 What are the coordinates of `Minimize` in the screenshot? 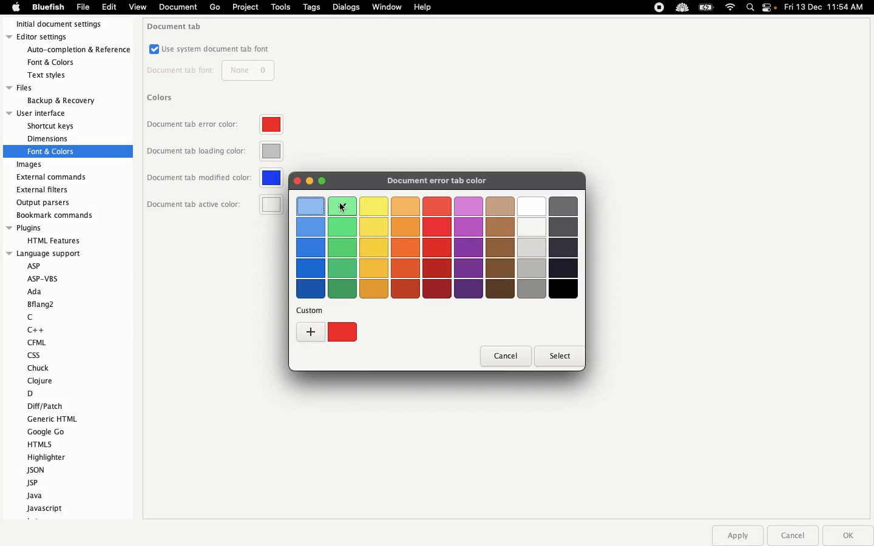 It's located at (309, 181).